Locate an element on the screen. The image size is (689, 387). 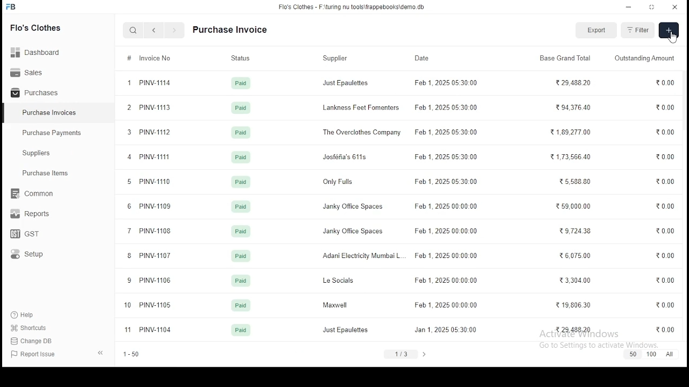
just epaulettes is located at coordinates (347, 83).